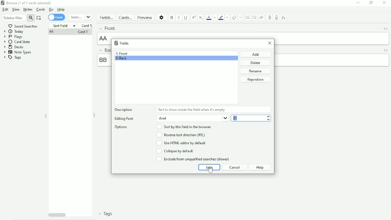  I want to click on Remove formatting, so click(234, 18).